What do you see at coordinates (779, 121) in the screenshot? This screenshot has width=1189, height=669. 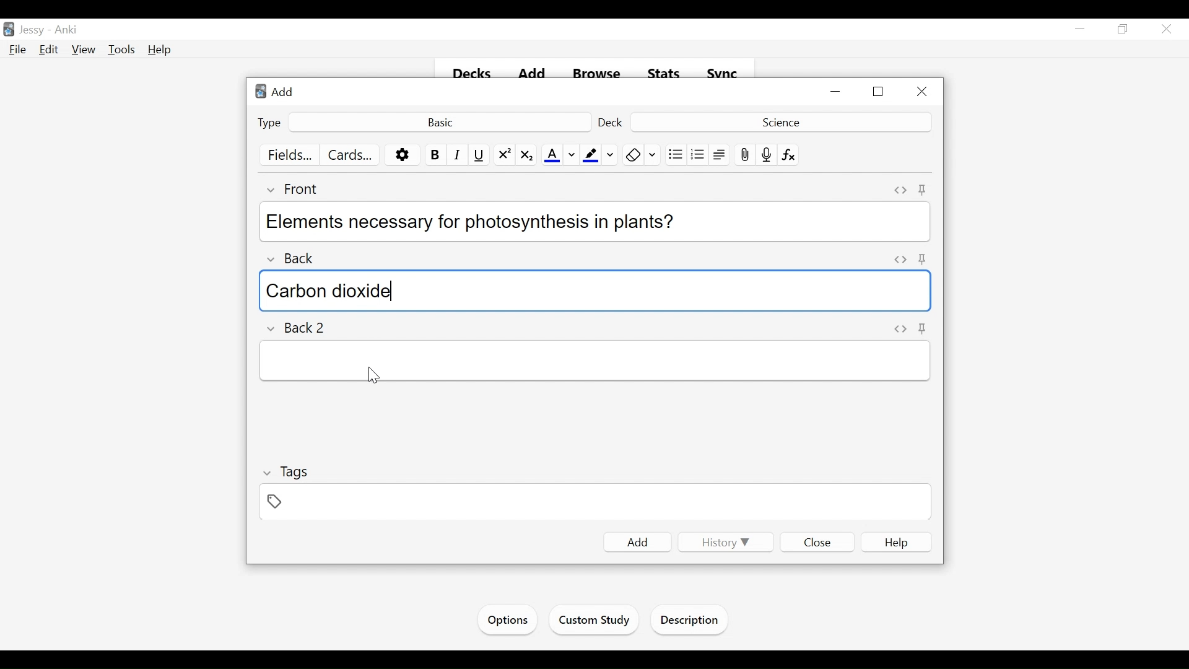 I see `Deck` at bounding box center [779, 121].